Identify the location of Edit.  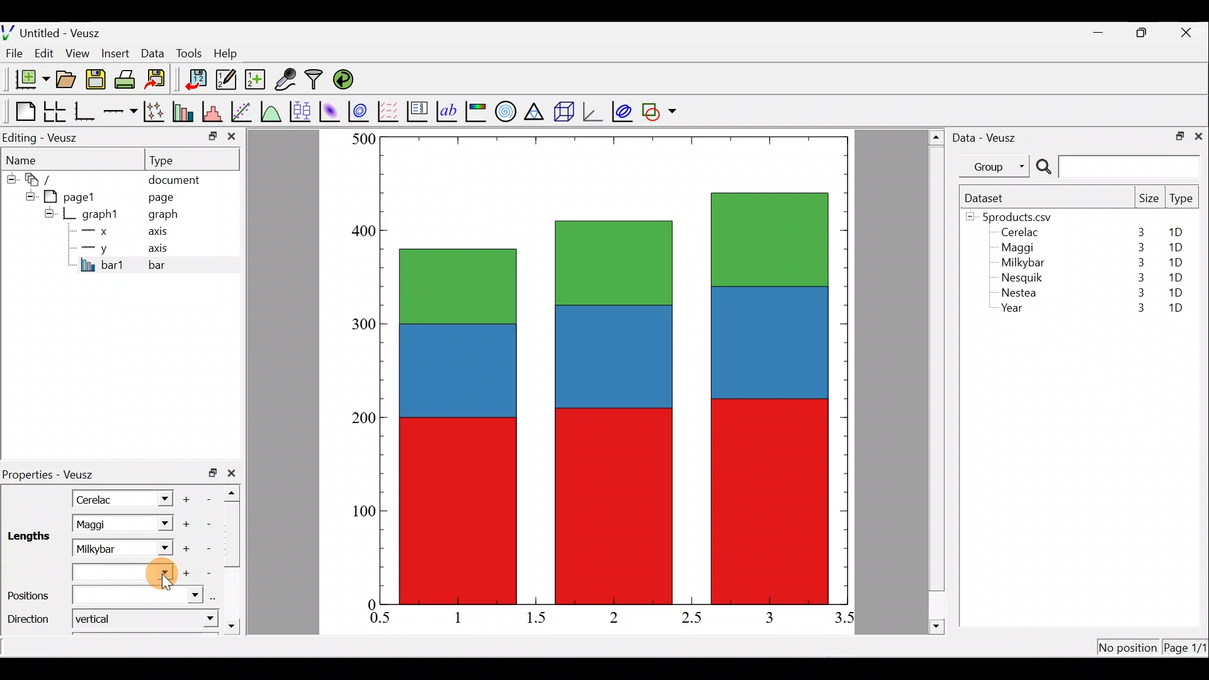
(44, 52).